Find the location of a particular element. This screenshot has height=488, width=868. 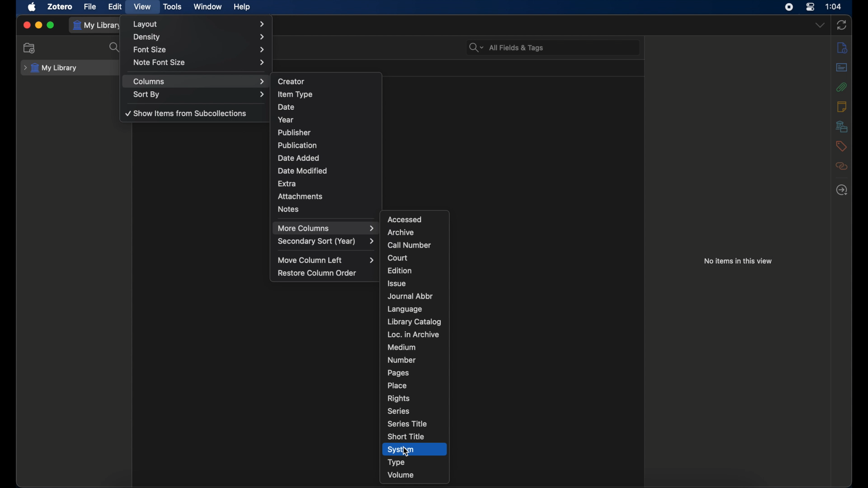

rights is located at coordinates (399, 399).